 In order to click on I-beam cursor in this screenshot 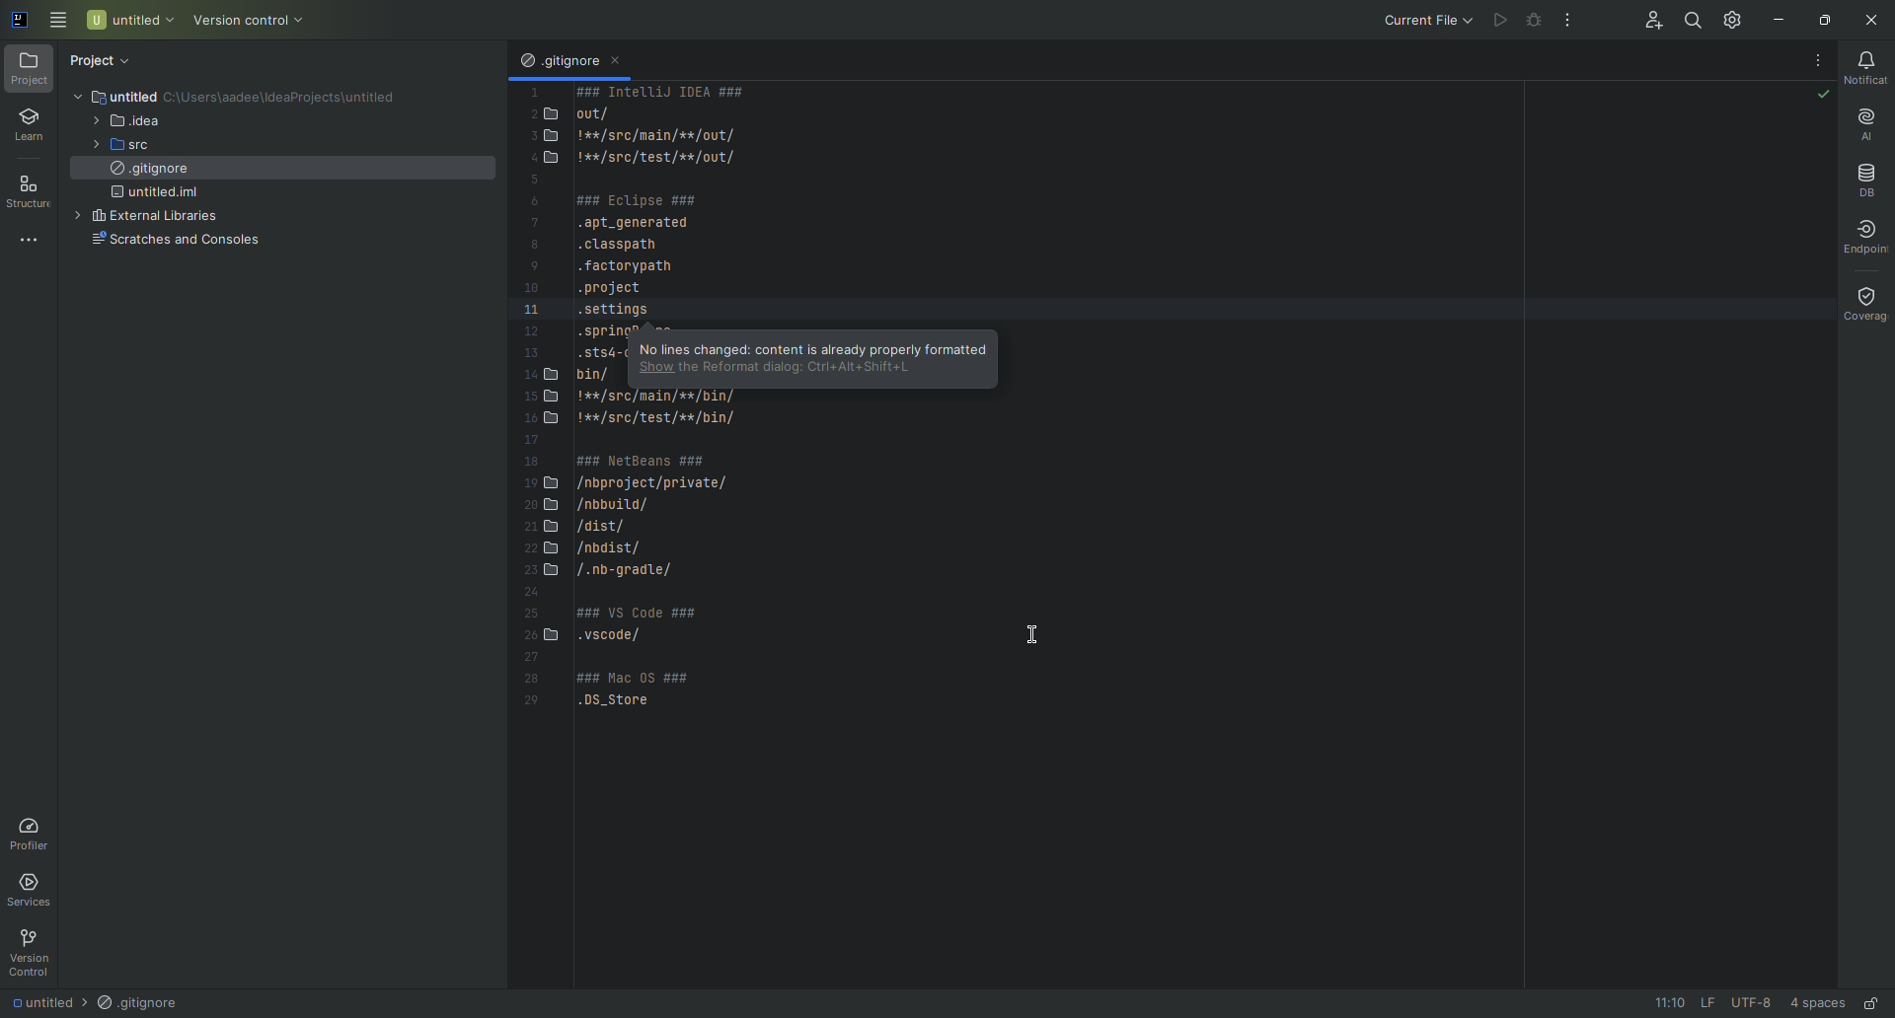, I will do `click(1020, 630)`.